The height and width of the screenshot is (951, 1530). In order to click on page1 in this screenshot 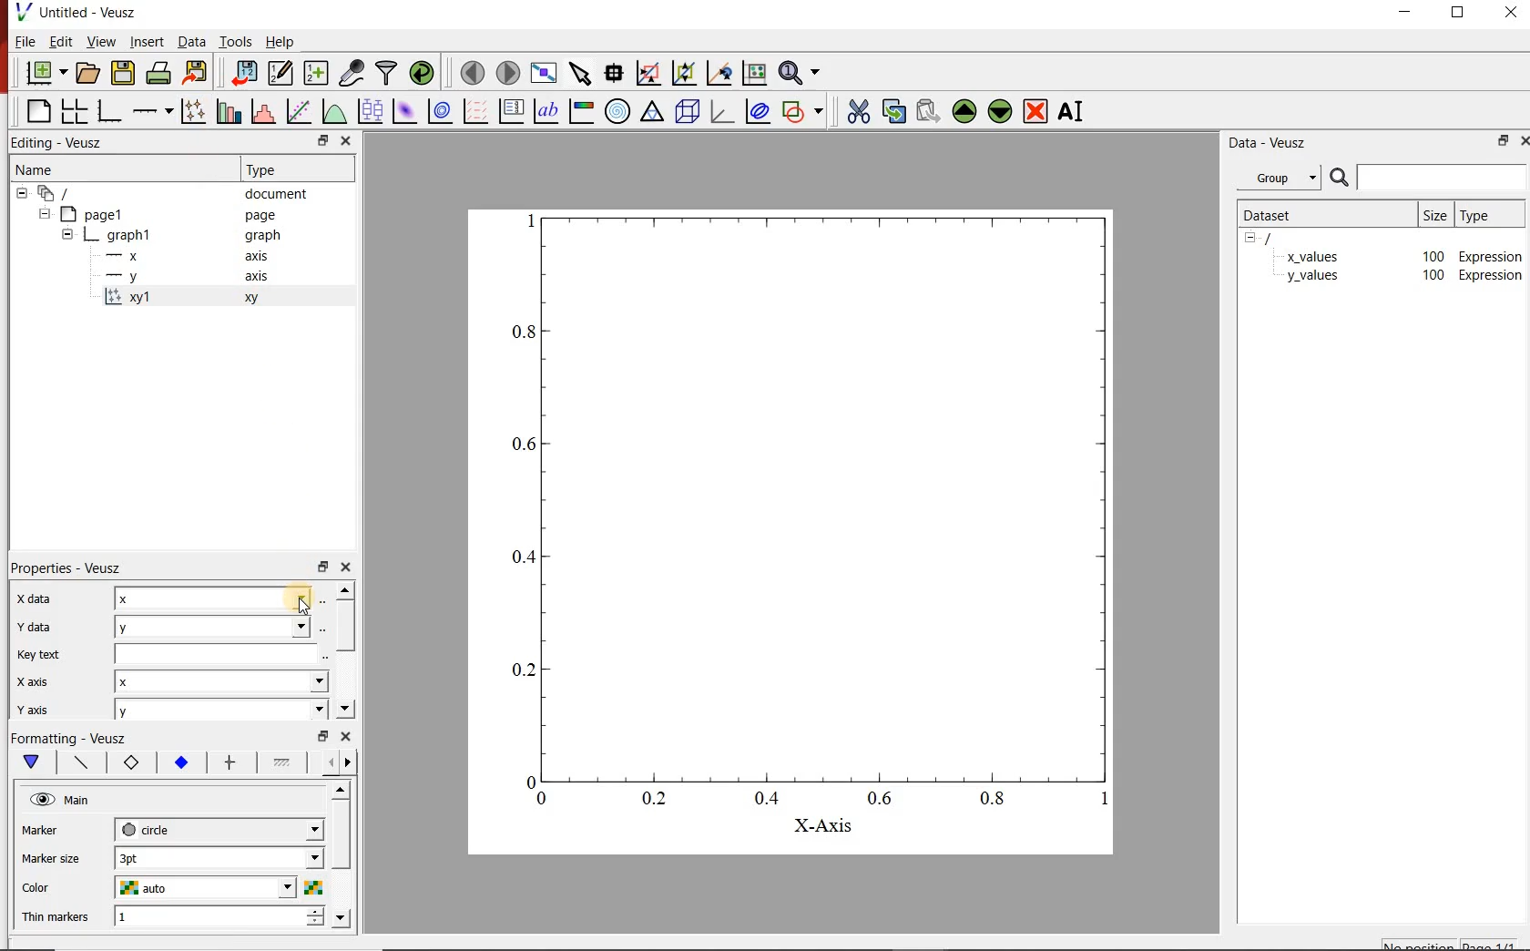, I will do `click(99, 212)`.